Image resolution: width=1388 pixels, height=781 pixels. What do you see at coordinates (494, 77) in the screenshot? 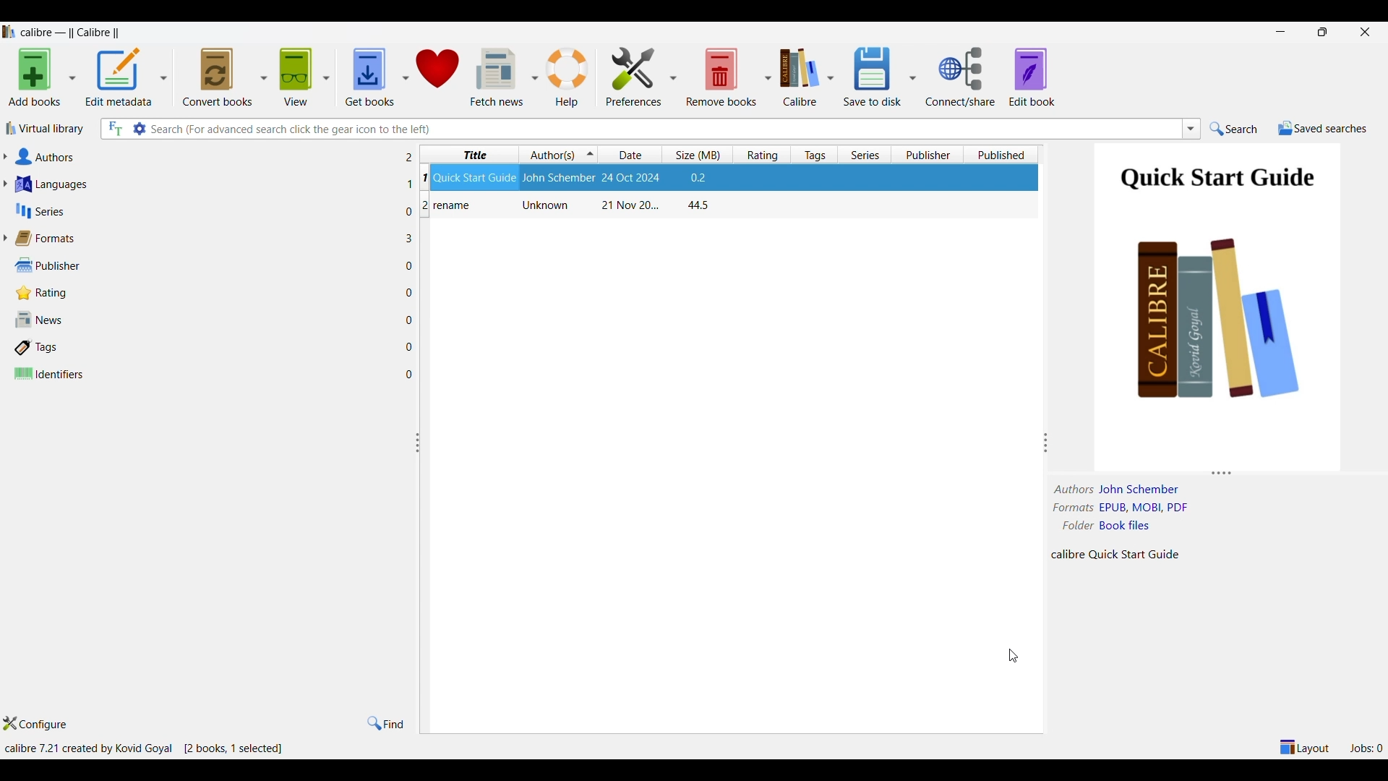
I see `Fetch news` at bounding box center [494, 77].